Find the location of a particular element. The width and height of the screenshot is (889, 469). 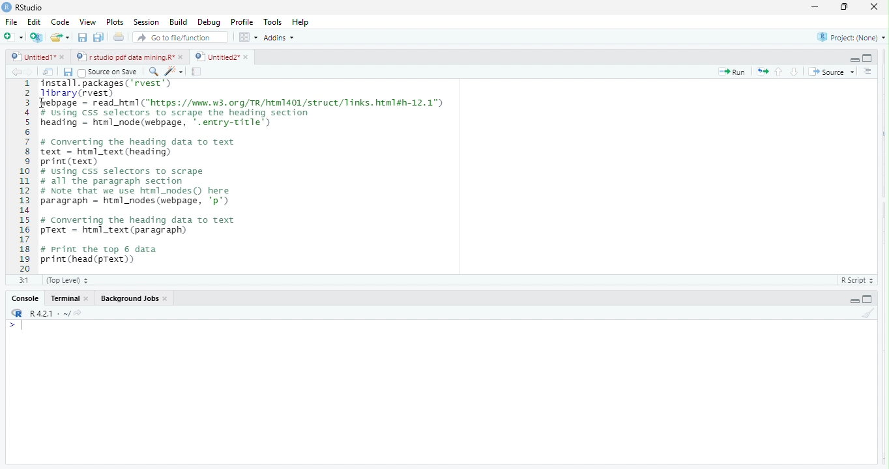

File is located at coordinates (11, 22).